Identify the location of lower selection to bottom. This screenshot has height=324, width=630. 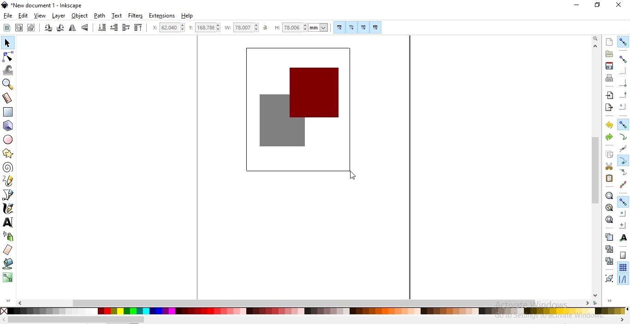
(101, 28).